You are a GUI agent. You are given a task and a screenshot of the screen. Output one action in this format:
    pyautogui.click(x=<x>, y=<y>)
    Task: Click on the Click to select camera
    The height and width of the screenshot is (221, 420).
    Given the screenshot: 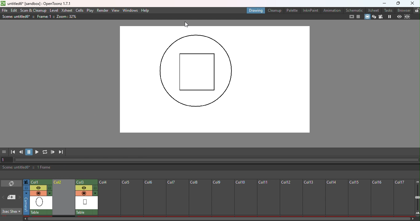 What is the action you would take?
    pyautogui.click(x=26, y=203)
    